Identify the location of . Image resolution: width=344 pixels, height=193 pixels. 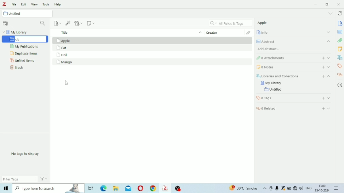
(277, 188).